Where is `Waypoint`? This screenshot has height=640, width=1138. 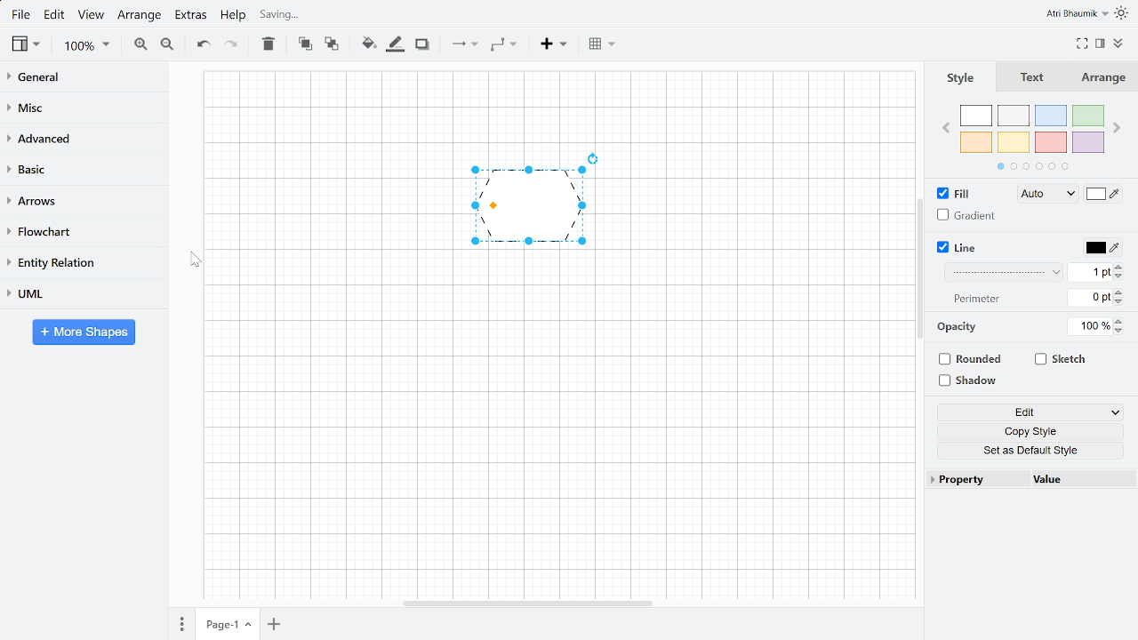 Waypoint is located at coordinates (503, 45).